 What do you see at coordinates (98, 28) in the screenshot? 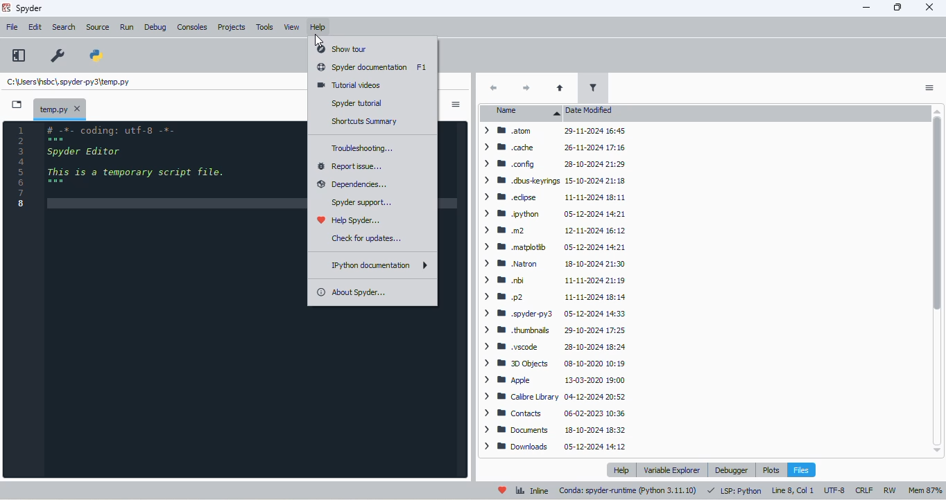
I see `source` at bounding box center [98, 28].